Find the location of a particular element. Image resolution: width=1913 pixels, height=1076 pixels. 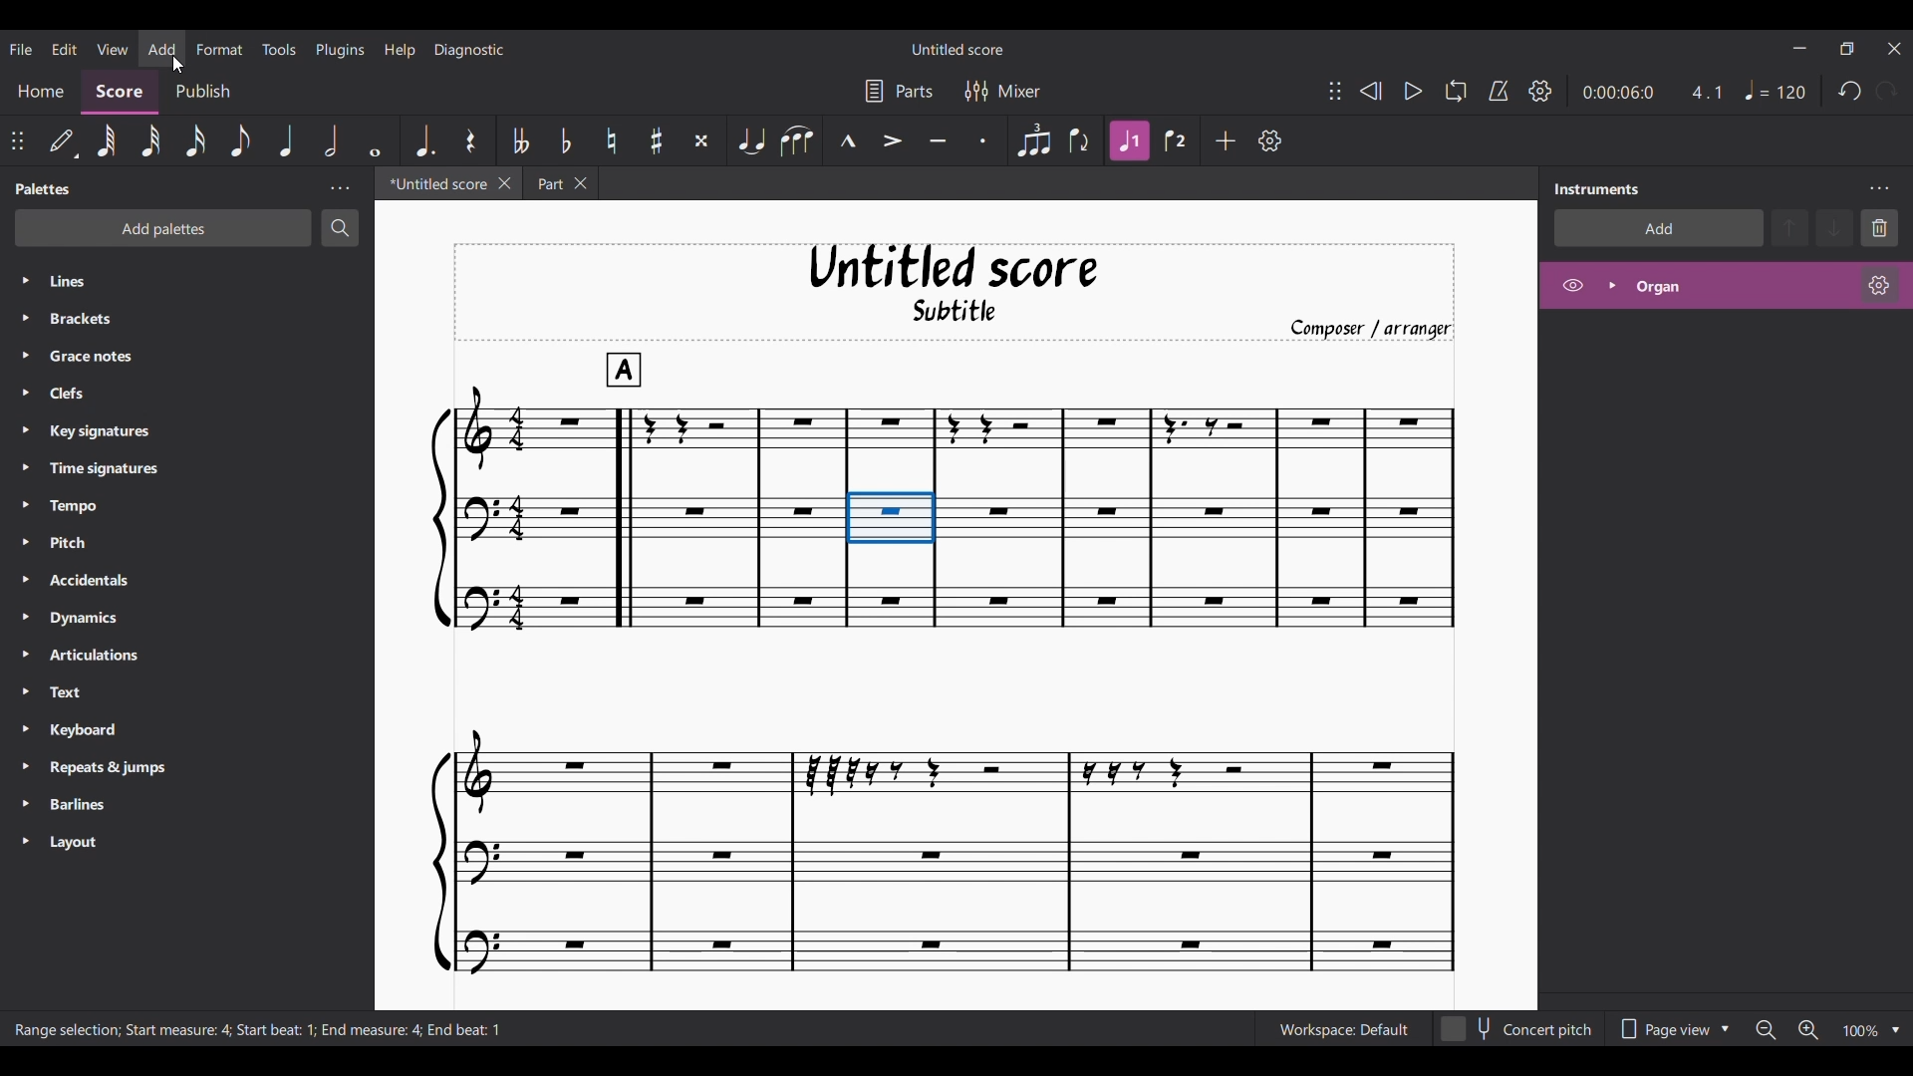

Close Part tab is located at coordinates (581, 183).